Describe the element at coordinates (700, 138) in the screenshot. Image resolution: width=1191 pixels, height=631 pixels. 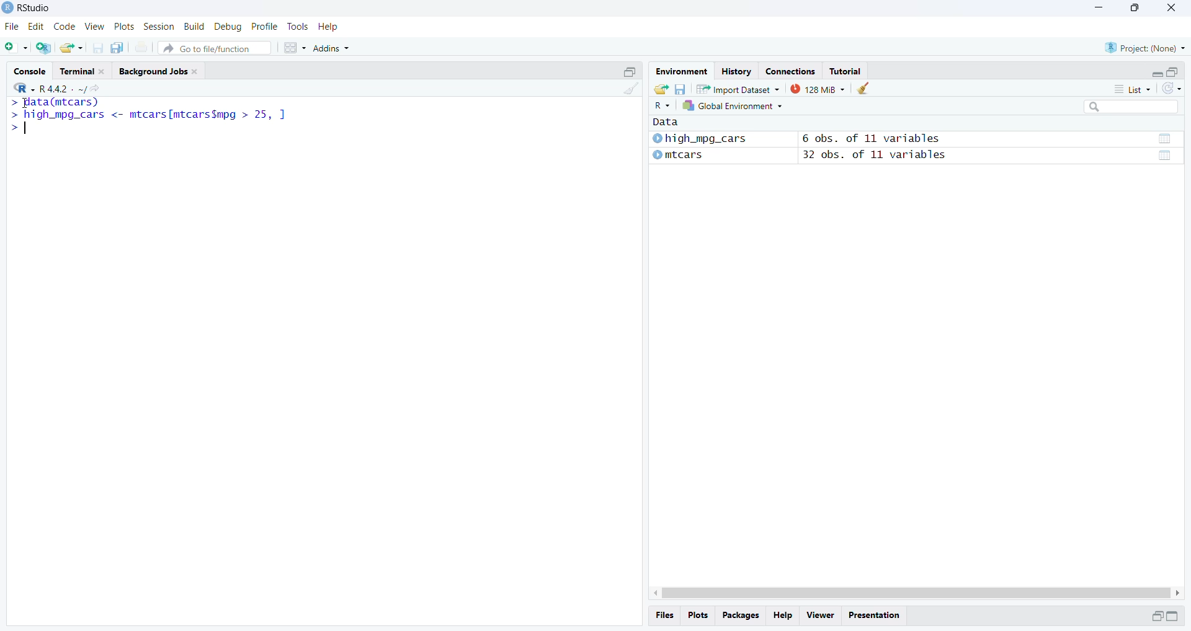
I see `© high_mpg_cars` at that location.